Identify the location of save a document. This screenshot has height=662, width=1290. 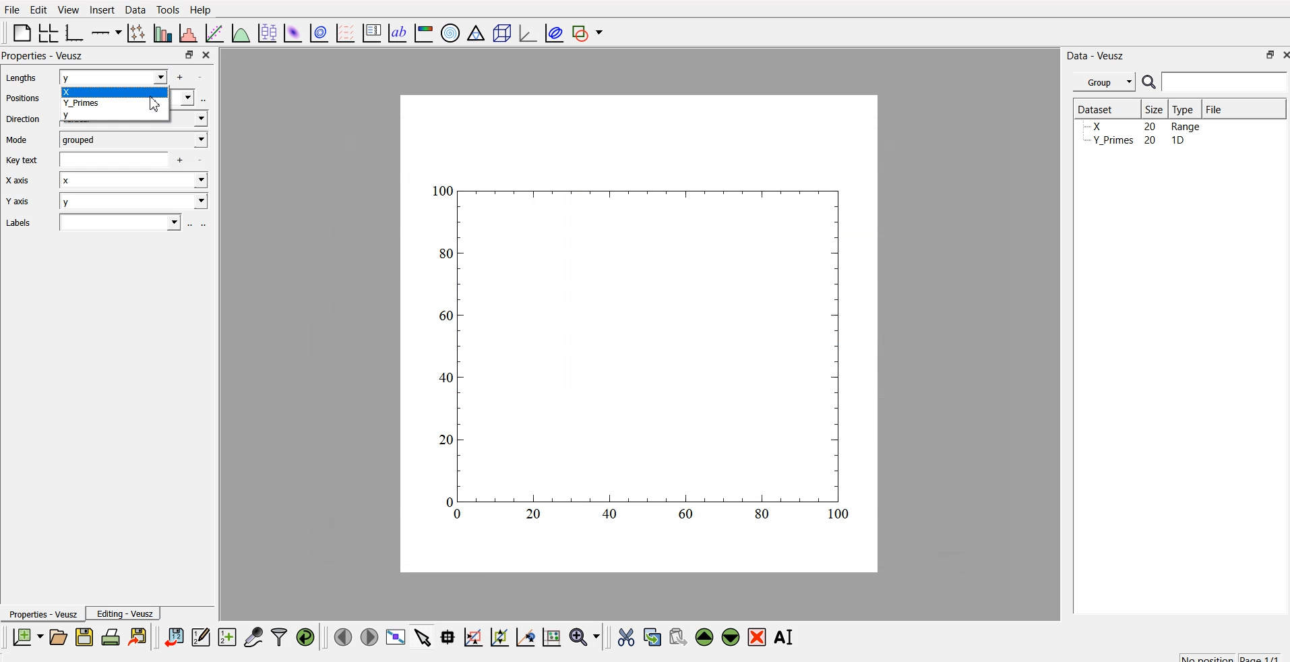
(84, 638).